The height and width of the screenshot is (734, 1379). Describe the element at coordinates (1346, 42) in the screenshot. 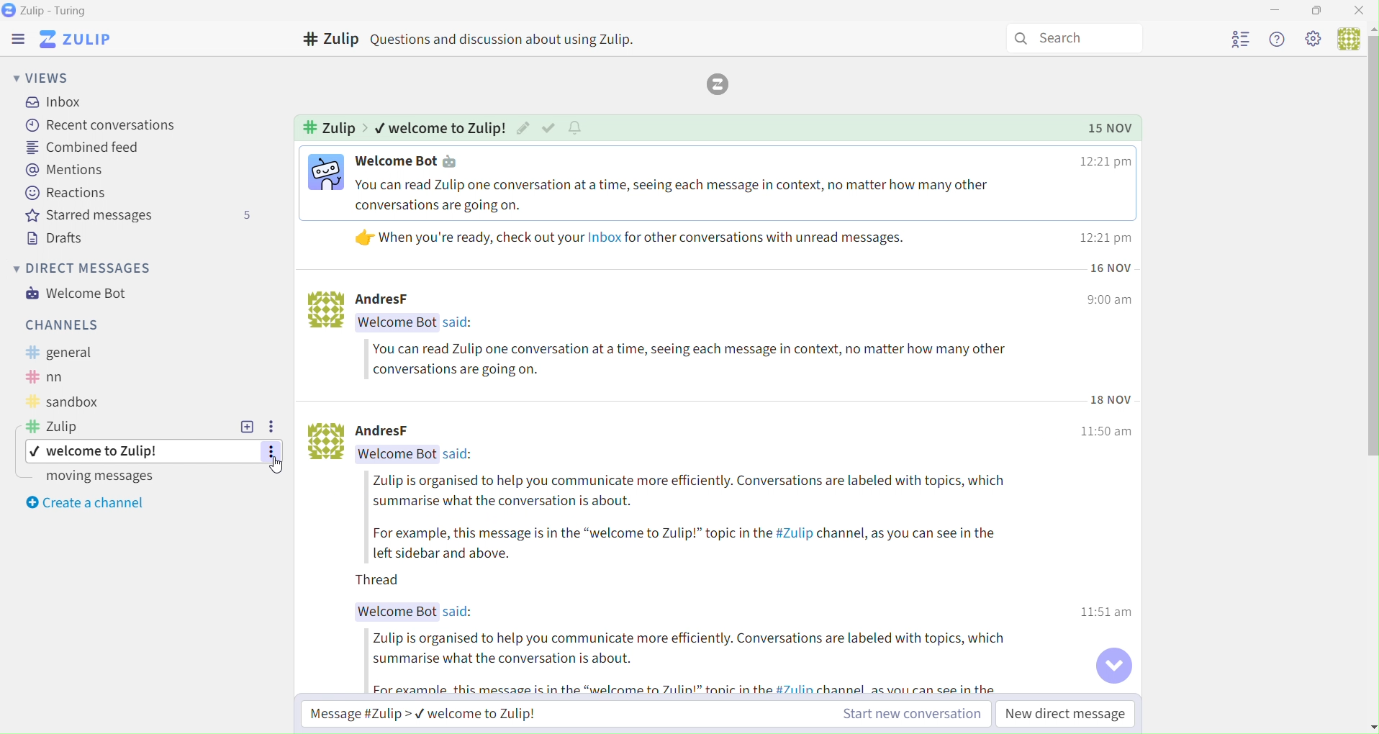

I see `user` at that location.